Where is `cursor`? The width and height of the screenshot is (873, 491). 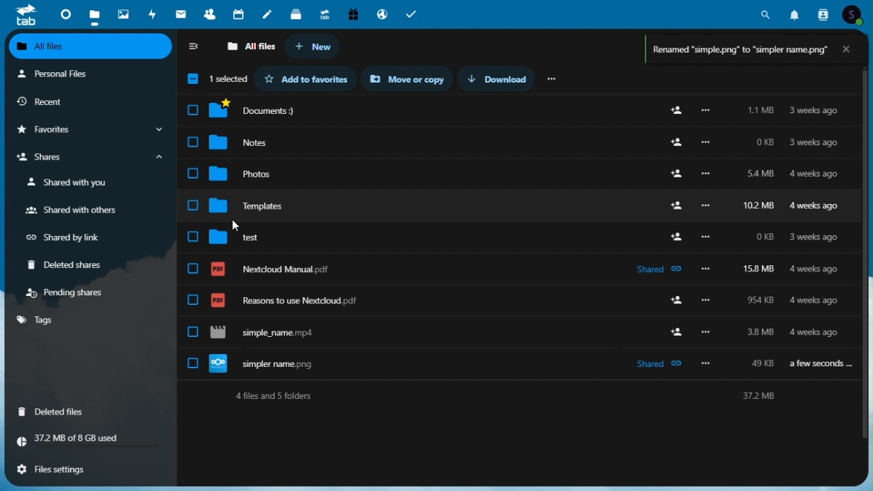
cursor is located at coordinates (241, 228).